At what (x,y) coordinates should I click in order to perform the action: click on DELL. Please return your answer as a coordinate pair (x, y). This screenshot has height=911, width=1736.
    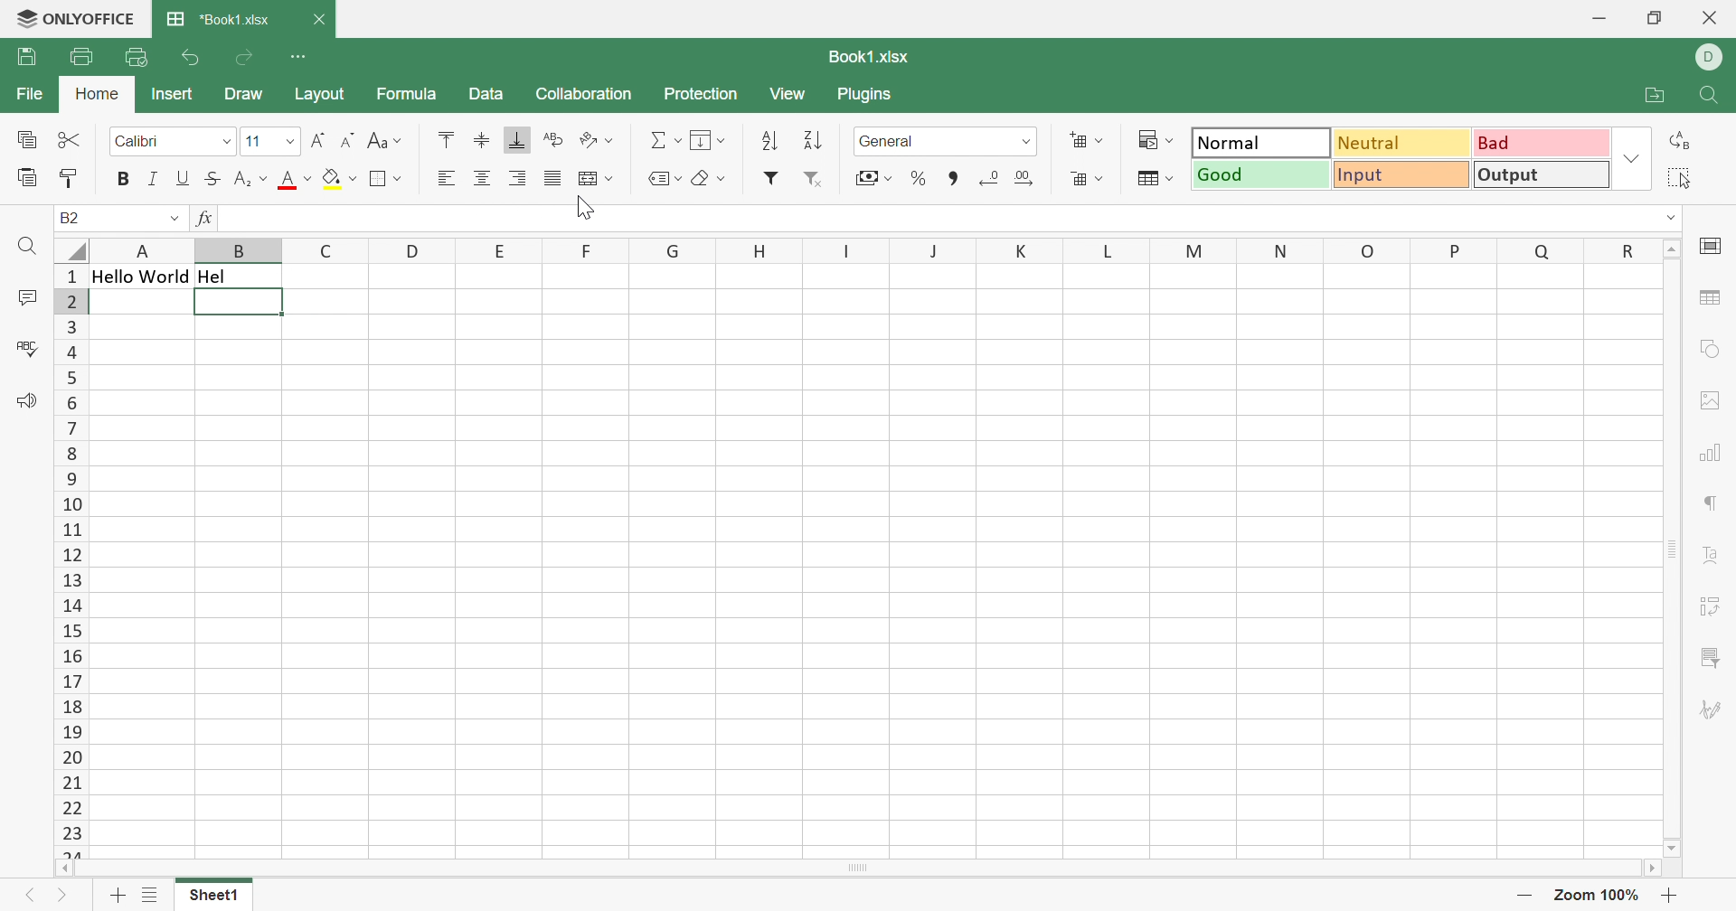
    Looking at the image, I should click on (1712, 58).